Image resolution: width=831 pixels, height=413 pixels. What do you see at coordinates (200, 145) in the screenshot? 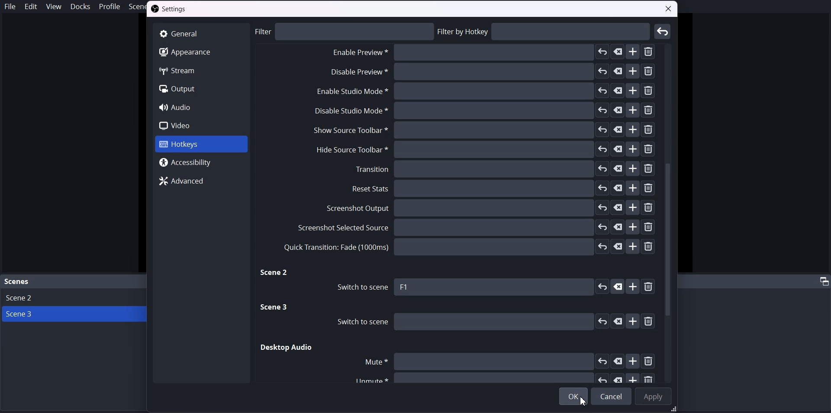
I see `Hotkeys` at bounding box center [200, 145].